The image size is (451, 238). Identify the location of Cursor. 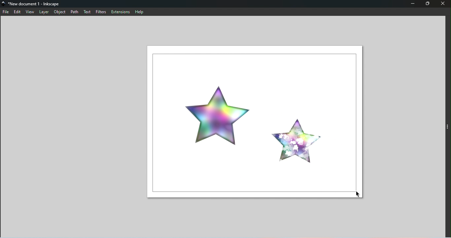
(357, 194).